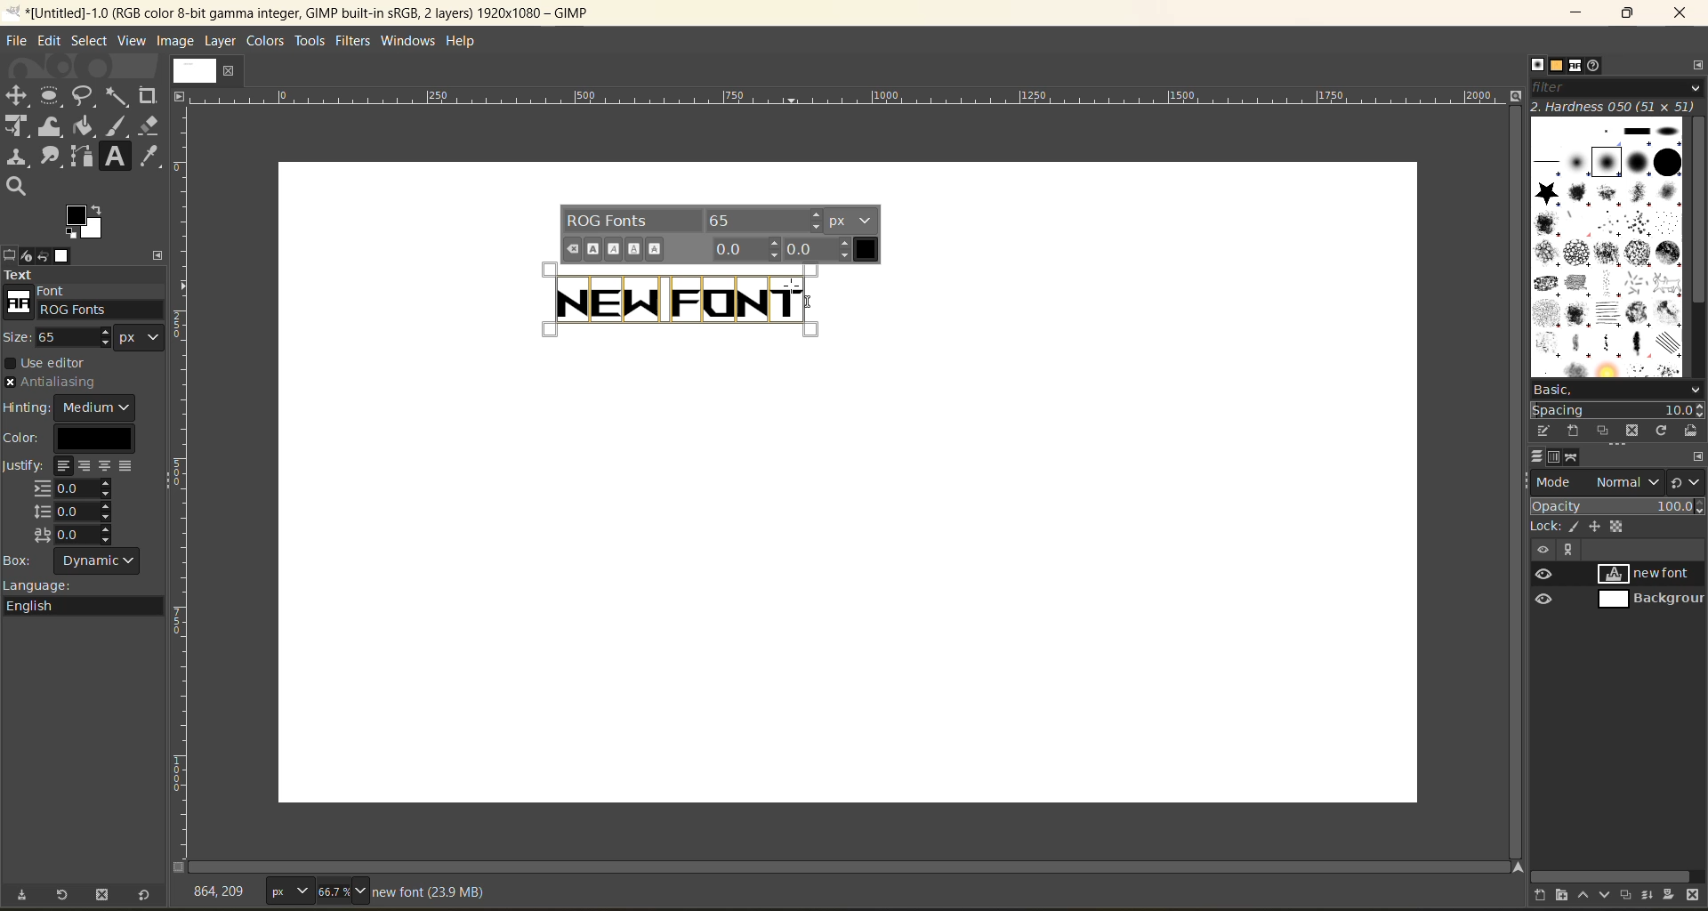  What do you see at coordinates (1561, 893) in the screenshot?
I see `create a new layer group` at bounding box center [1561, 893].